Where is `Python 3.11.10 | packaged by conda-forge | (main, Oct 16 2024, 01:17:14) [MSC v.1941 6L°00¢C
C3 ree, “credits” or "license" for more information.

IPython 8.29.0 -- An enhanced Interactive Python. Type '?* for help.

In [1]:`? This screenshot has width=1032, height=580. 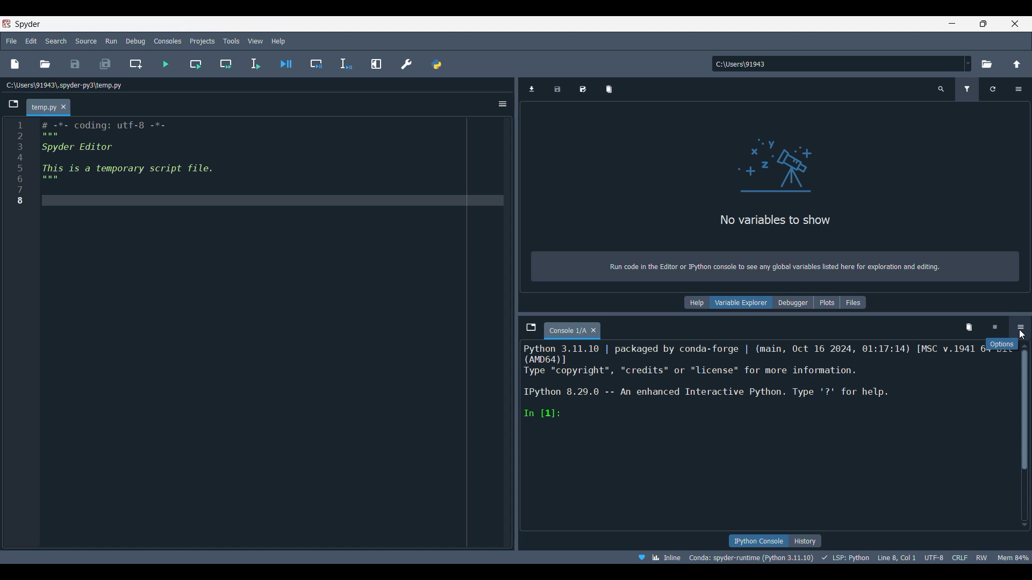
Python 3.11.10 | packaged by conda-forge | (main, Oct 16 2024, 01:17:14) [MSC v.1941 6L°00¢C
C3 ree, “credits” or "license" for more information.

IPython 8.29.0 -- An enhanced Interactive Python. Type '?* for help.

In [1]: is located at coordinates (765, 394).